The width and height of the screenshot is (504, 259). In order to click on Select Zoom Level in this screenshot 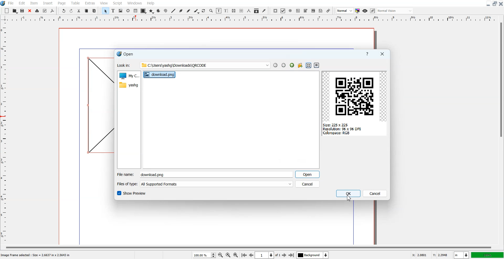, I will do `click(204, 255)`.